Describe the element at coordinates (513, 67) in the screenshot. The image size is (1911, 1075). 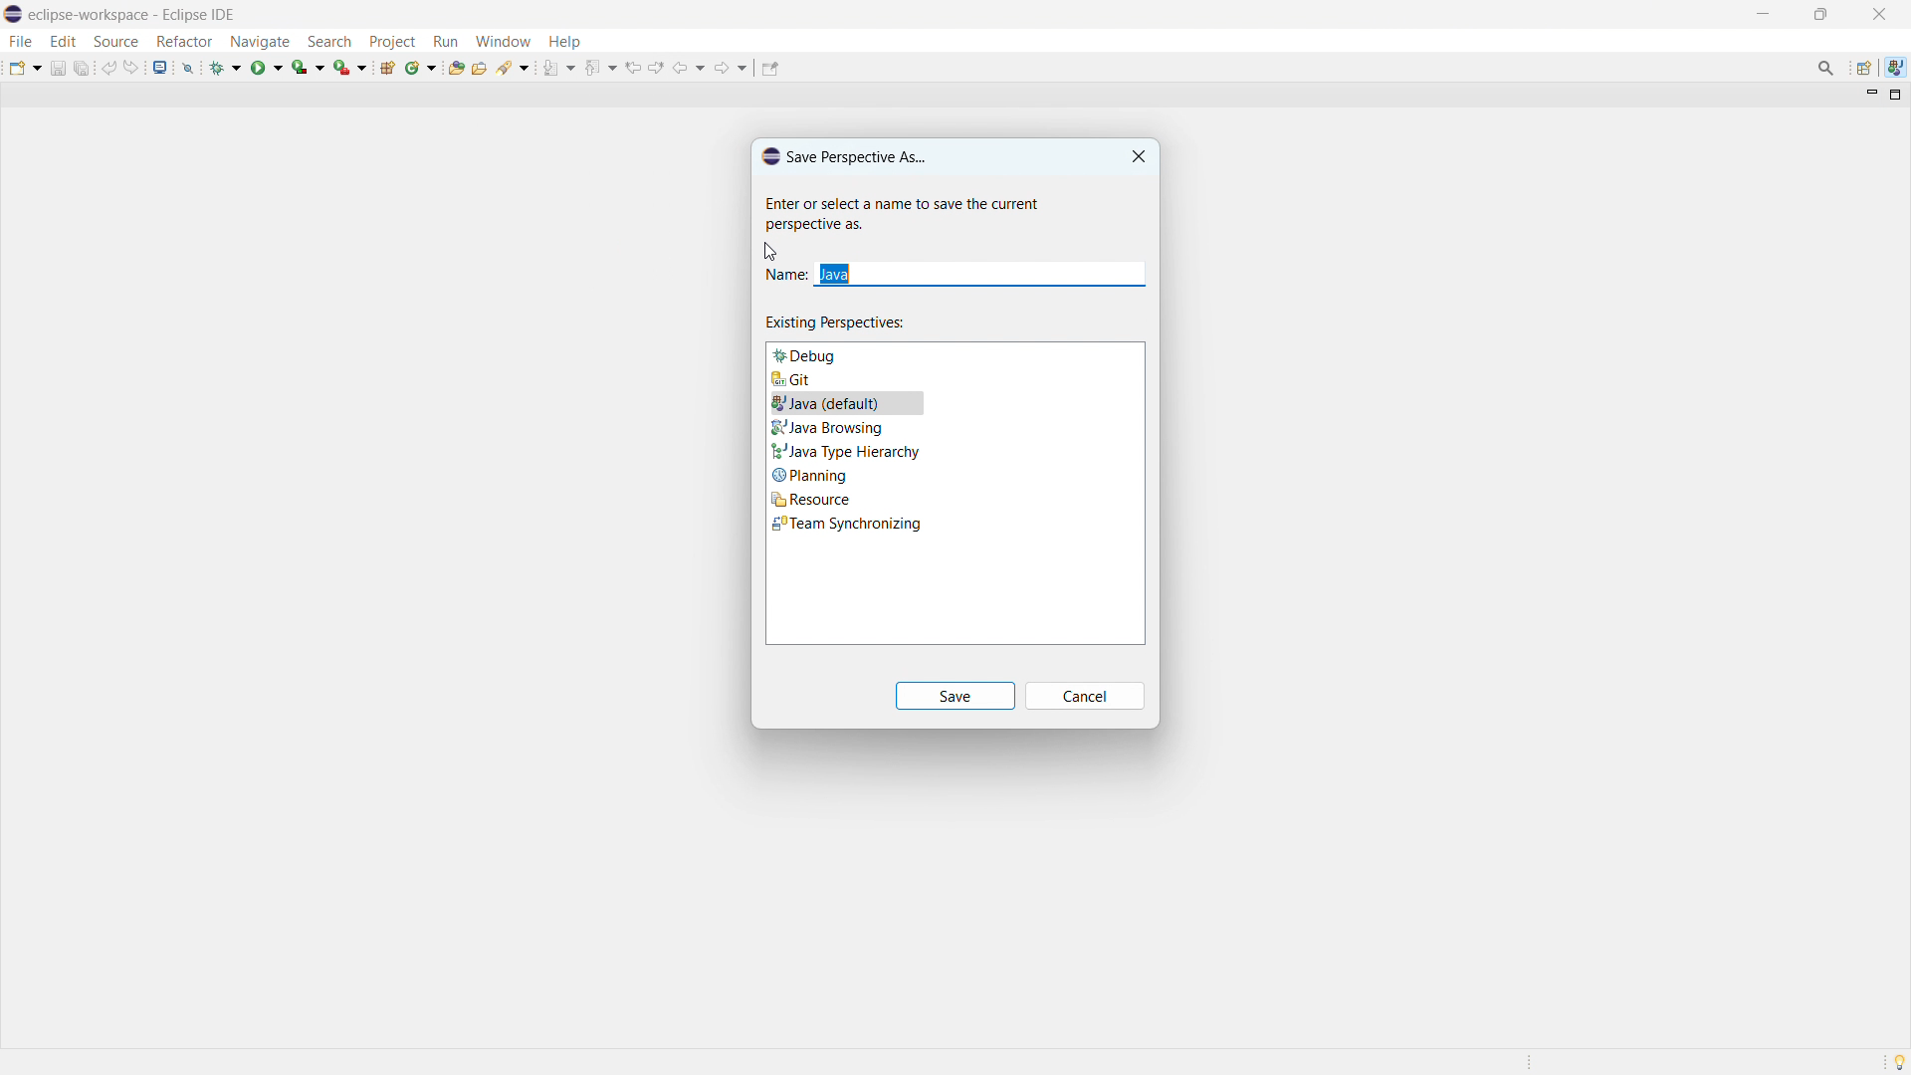
I see `search` at that location.